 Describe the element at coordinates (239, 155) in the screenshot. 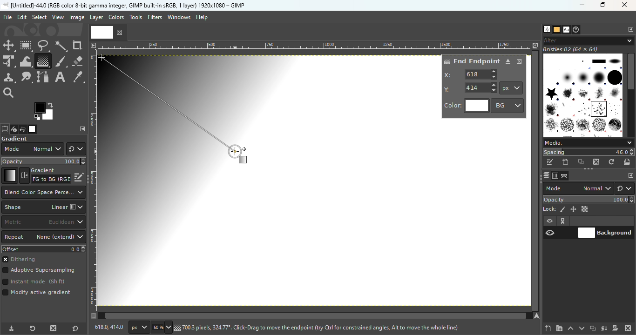

I see `Cursor` at that location.